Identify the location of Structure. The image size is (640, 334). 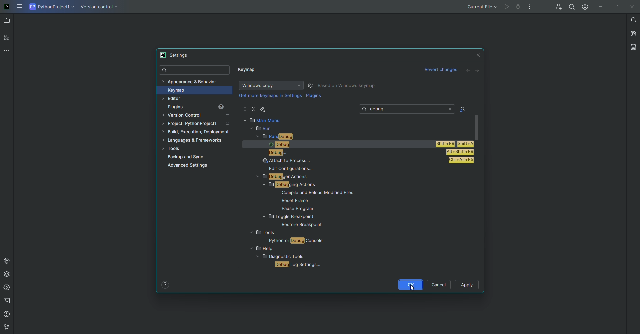
(7, 37).